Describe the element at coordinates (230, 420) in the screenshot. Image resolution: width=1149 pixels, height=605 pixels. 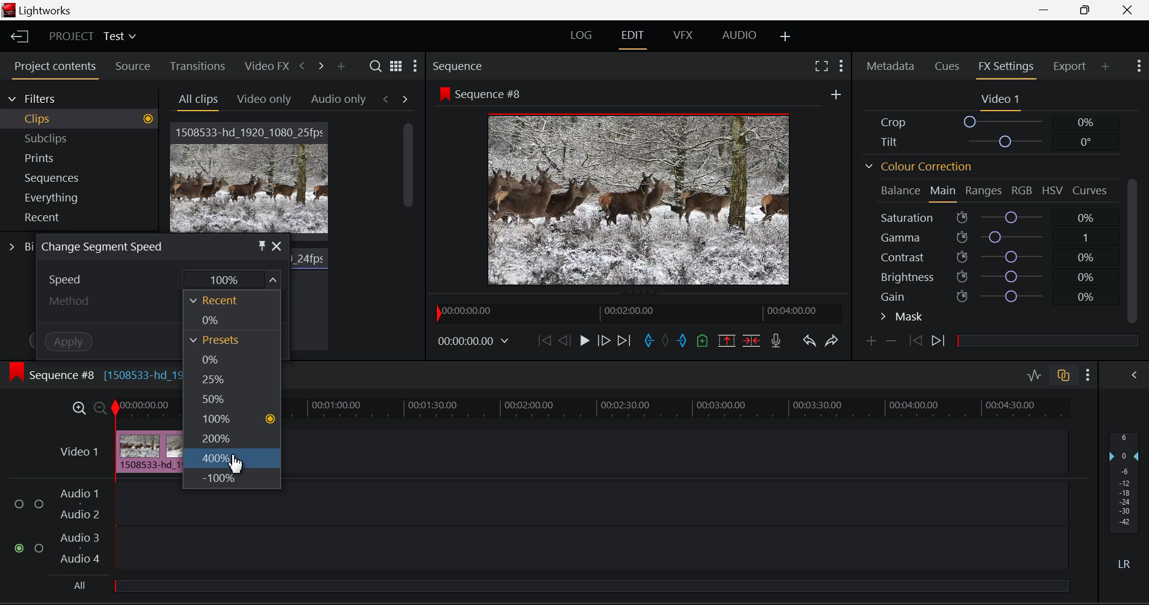
I see `100%` at that location.